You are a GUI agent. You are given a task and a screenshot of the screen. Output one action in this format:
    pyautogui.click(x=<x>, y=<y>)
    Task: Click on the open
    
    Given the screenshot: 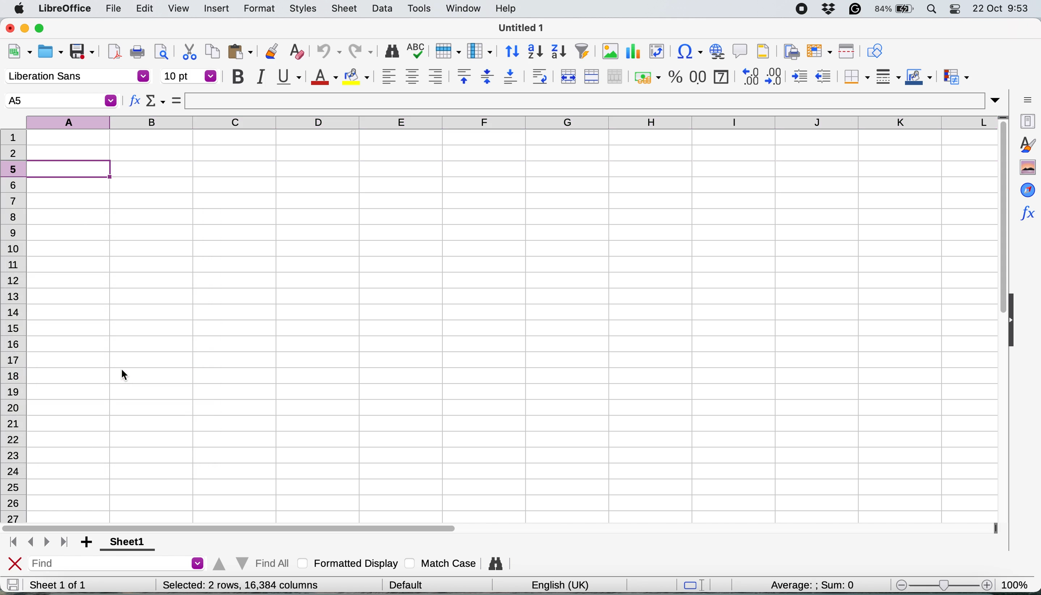 What is the action you would take?
    pyautogui.click(x=50, y=53)
    